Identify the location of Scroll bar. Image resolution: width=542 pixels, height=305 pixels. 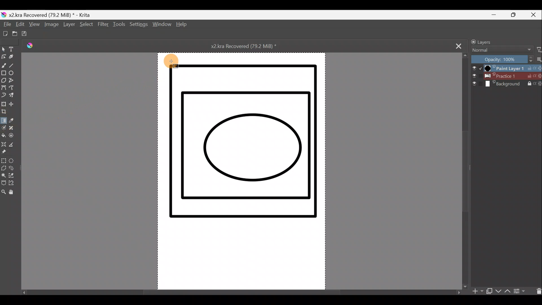
(465, 170).